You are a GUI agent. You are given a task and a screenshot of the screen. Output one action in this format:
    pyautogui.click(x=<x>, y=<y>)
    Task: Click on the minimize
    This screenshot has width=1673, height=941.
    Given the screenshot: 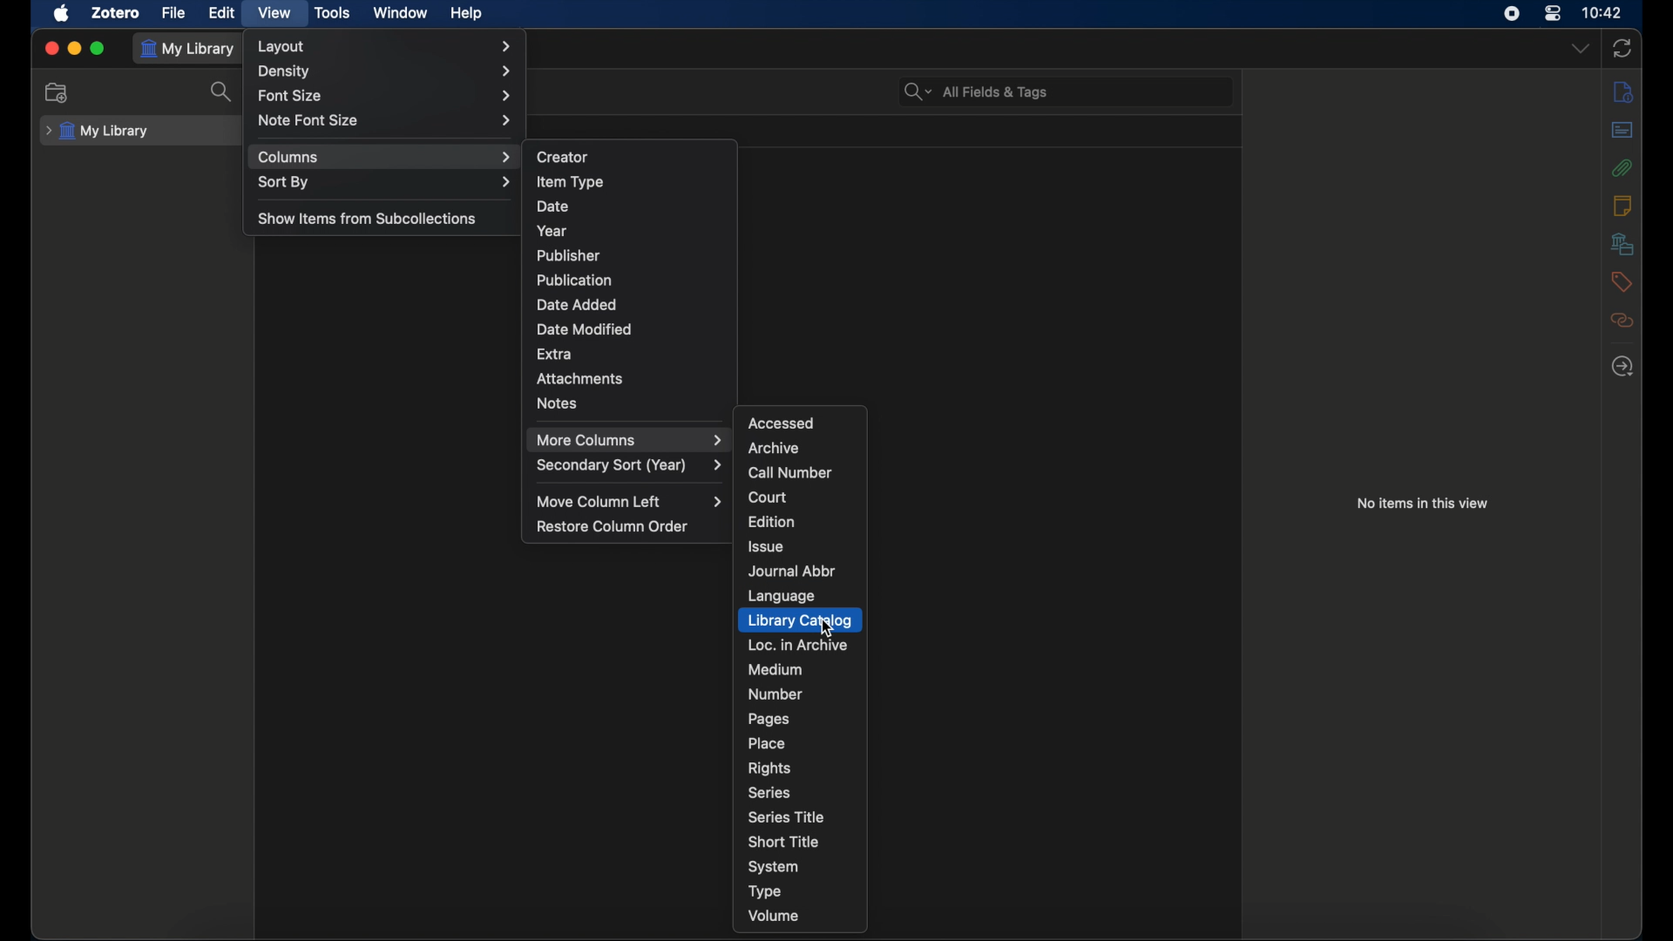 What is the action you would take?
    pyautogui.click(x=73, y=49)
    